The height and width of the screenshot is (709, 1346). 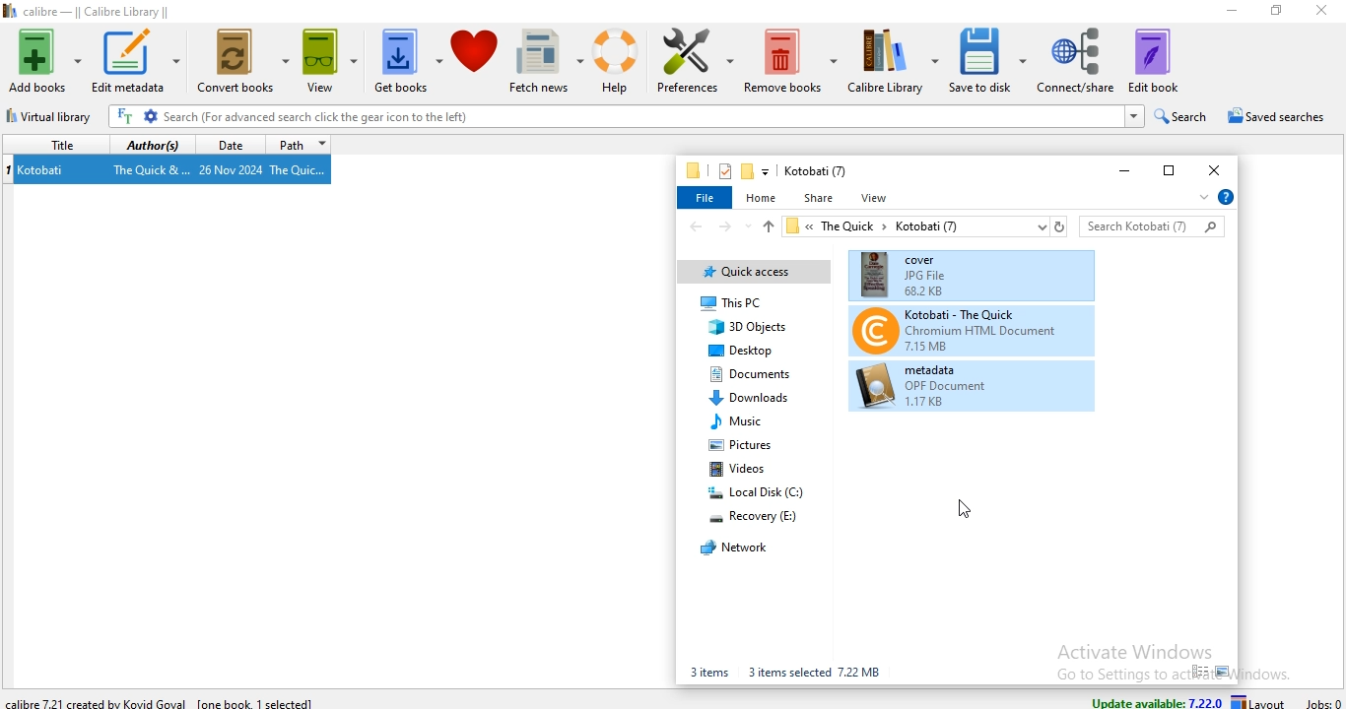 What do you see at coordinates (42, 170) in the screenshot?
I see `Kotobati` at bounding box center [42, 170].